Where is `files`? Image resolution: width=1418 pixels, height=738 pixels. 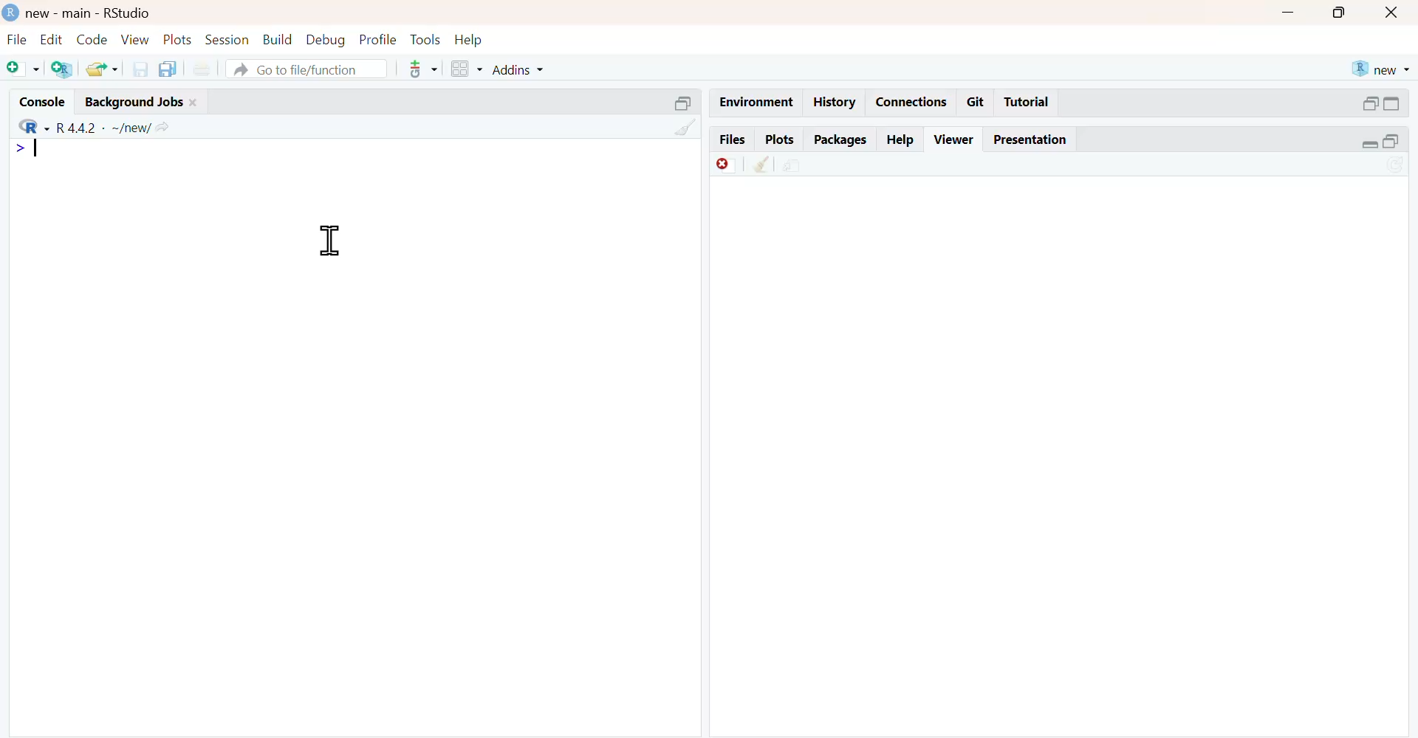
files is located at coordinates (733, 137).